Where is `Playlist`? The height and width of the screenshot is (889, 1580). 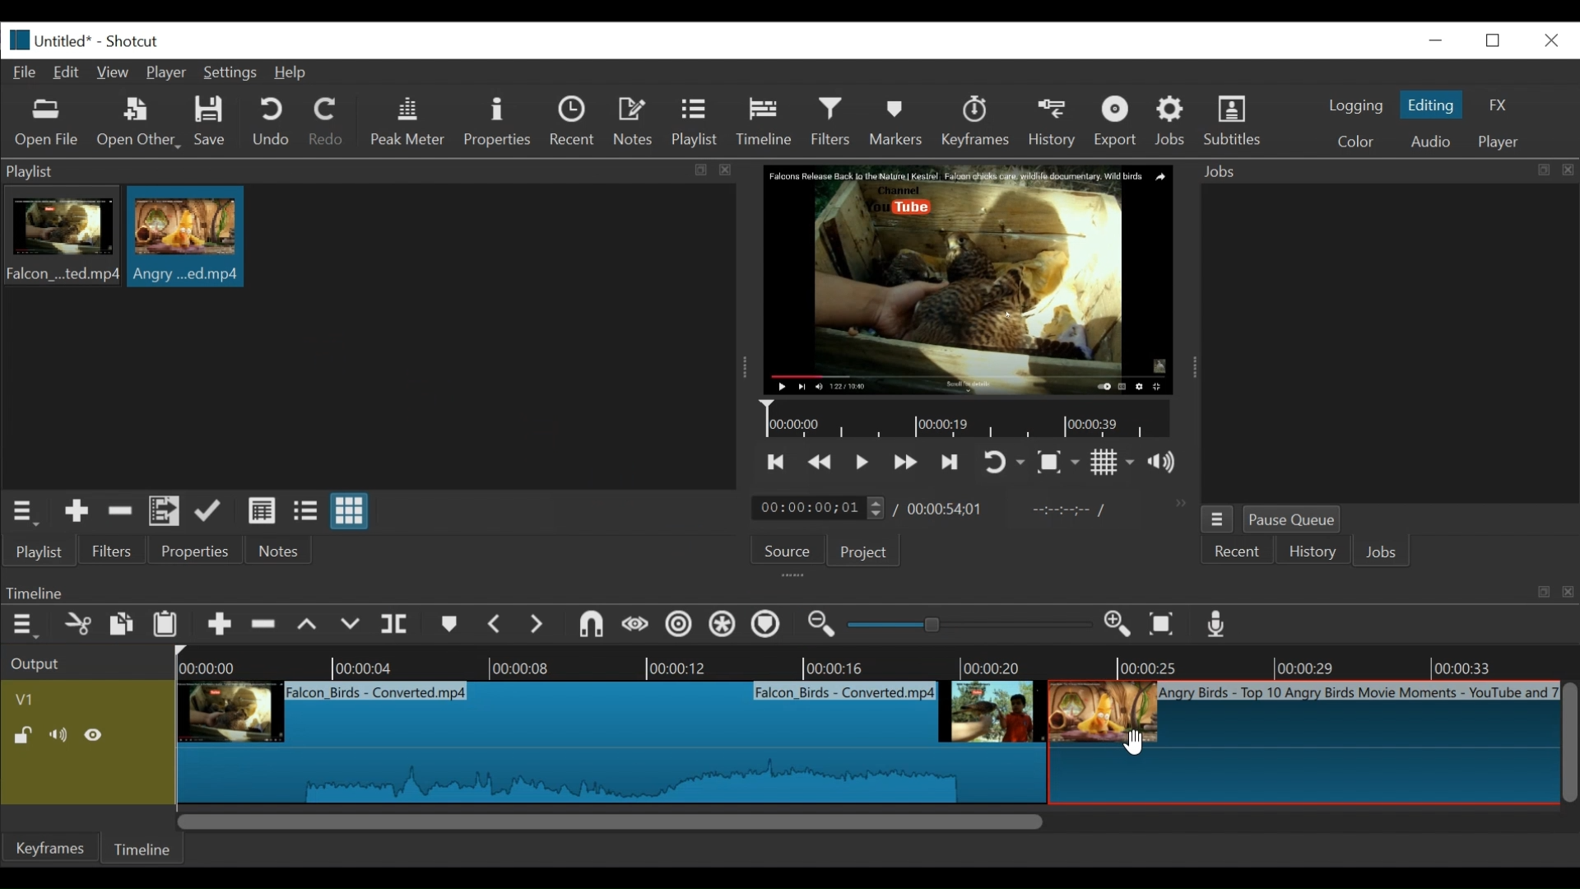 Playlist is located at coordinates (695, 123).